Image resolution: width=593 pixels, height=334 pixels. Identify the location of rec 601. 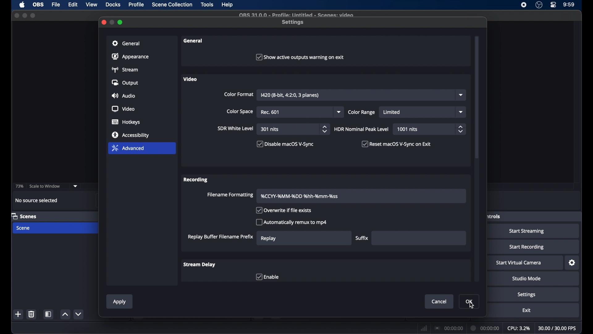
(270, 112).